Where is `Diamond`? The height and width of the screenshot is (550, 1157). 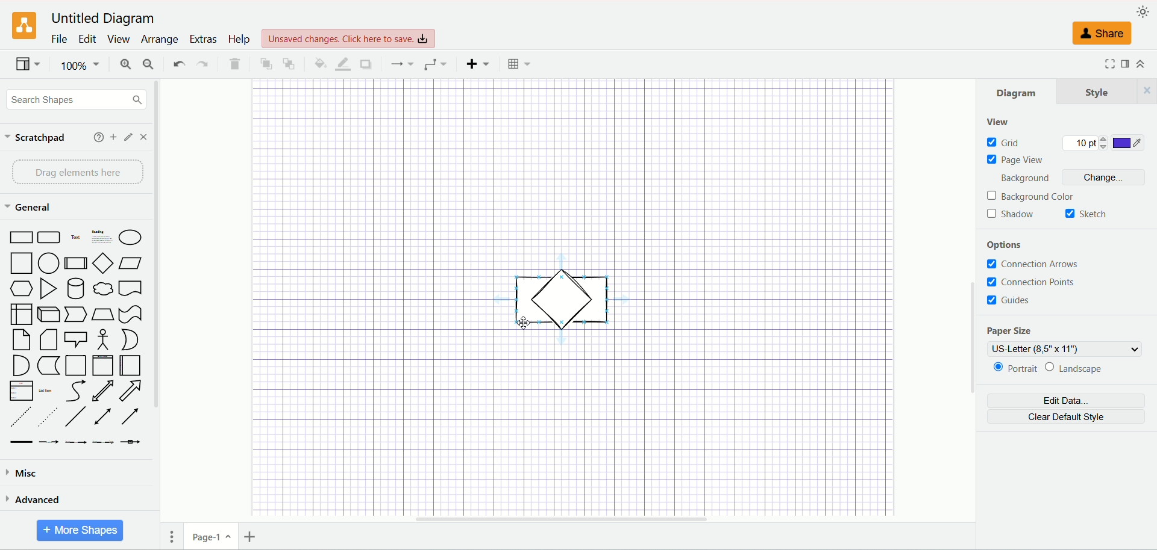
Diamond is located at coordinates (104, 264).